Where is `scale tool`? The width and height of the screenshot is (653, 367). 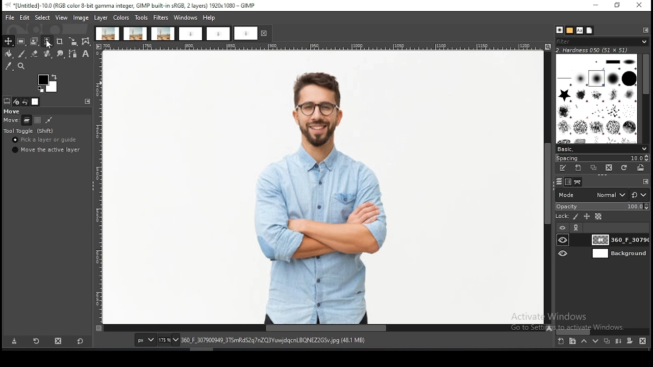 scale tool is located at coordinates (73, 42).